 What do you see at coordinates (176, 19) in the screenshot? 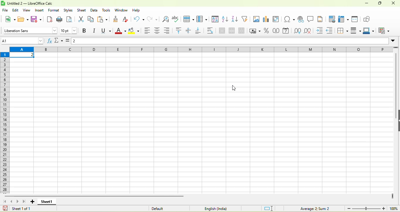
I see `spelling` at bounding box center [176, 19].